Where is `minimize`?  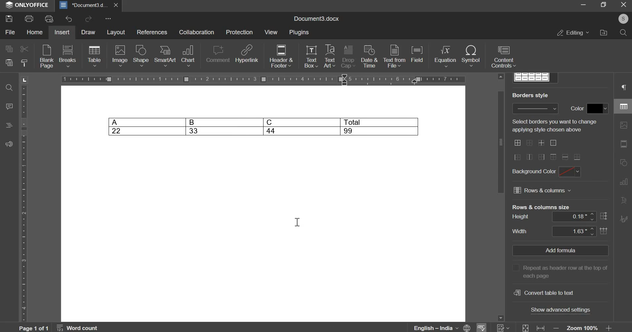 minimize is located at coordinates (583, 5).